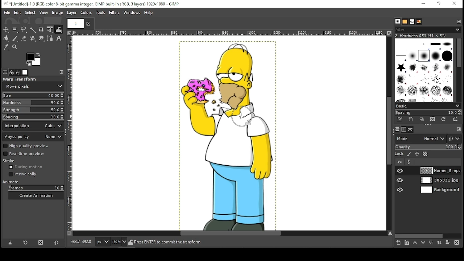 The height and width of the screenshot is (261, 464). Describe the element at coordinates (423, 244) in the screenshot. I see `move layer one step down` at that location.